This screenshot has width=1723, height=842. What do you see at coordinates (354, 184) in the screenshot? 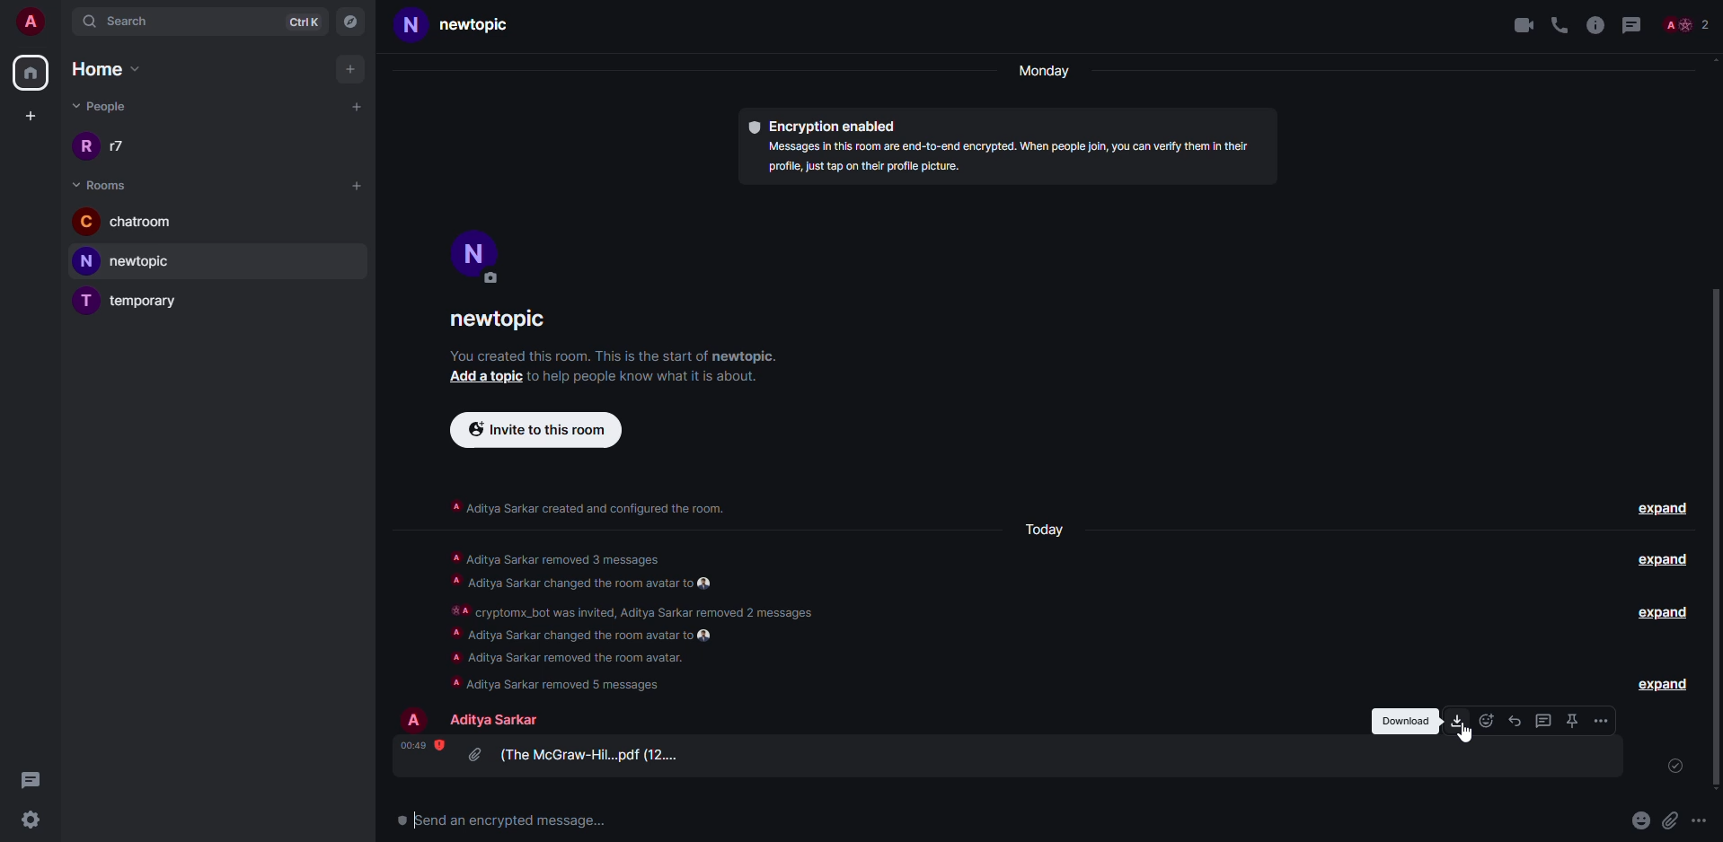
I see `add` at bounding box center [354, 184].